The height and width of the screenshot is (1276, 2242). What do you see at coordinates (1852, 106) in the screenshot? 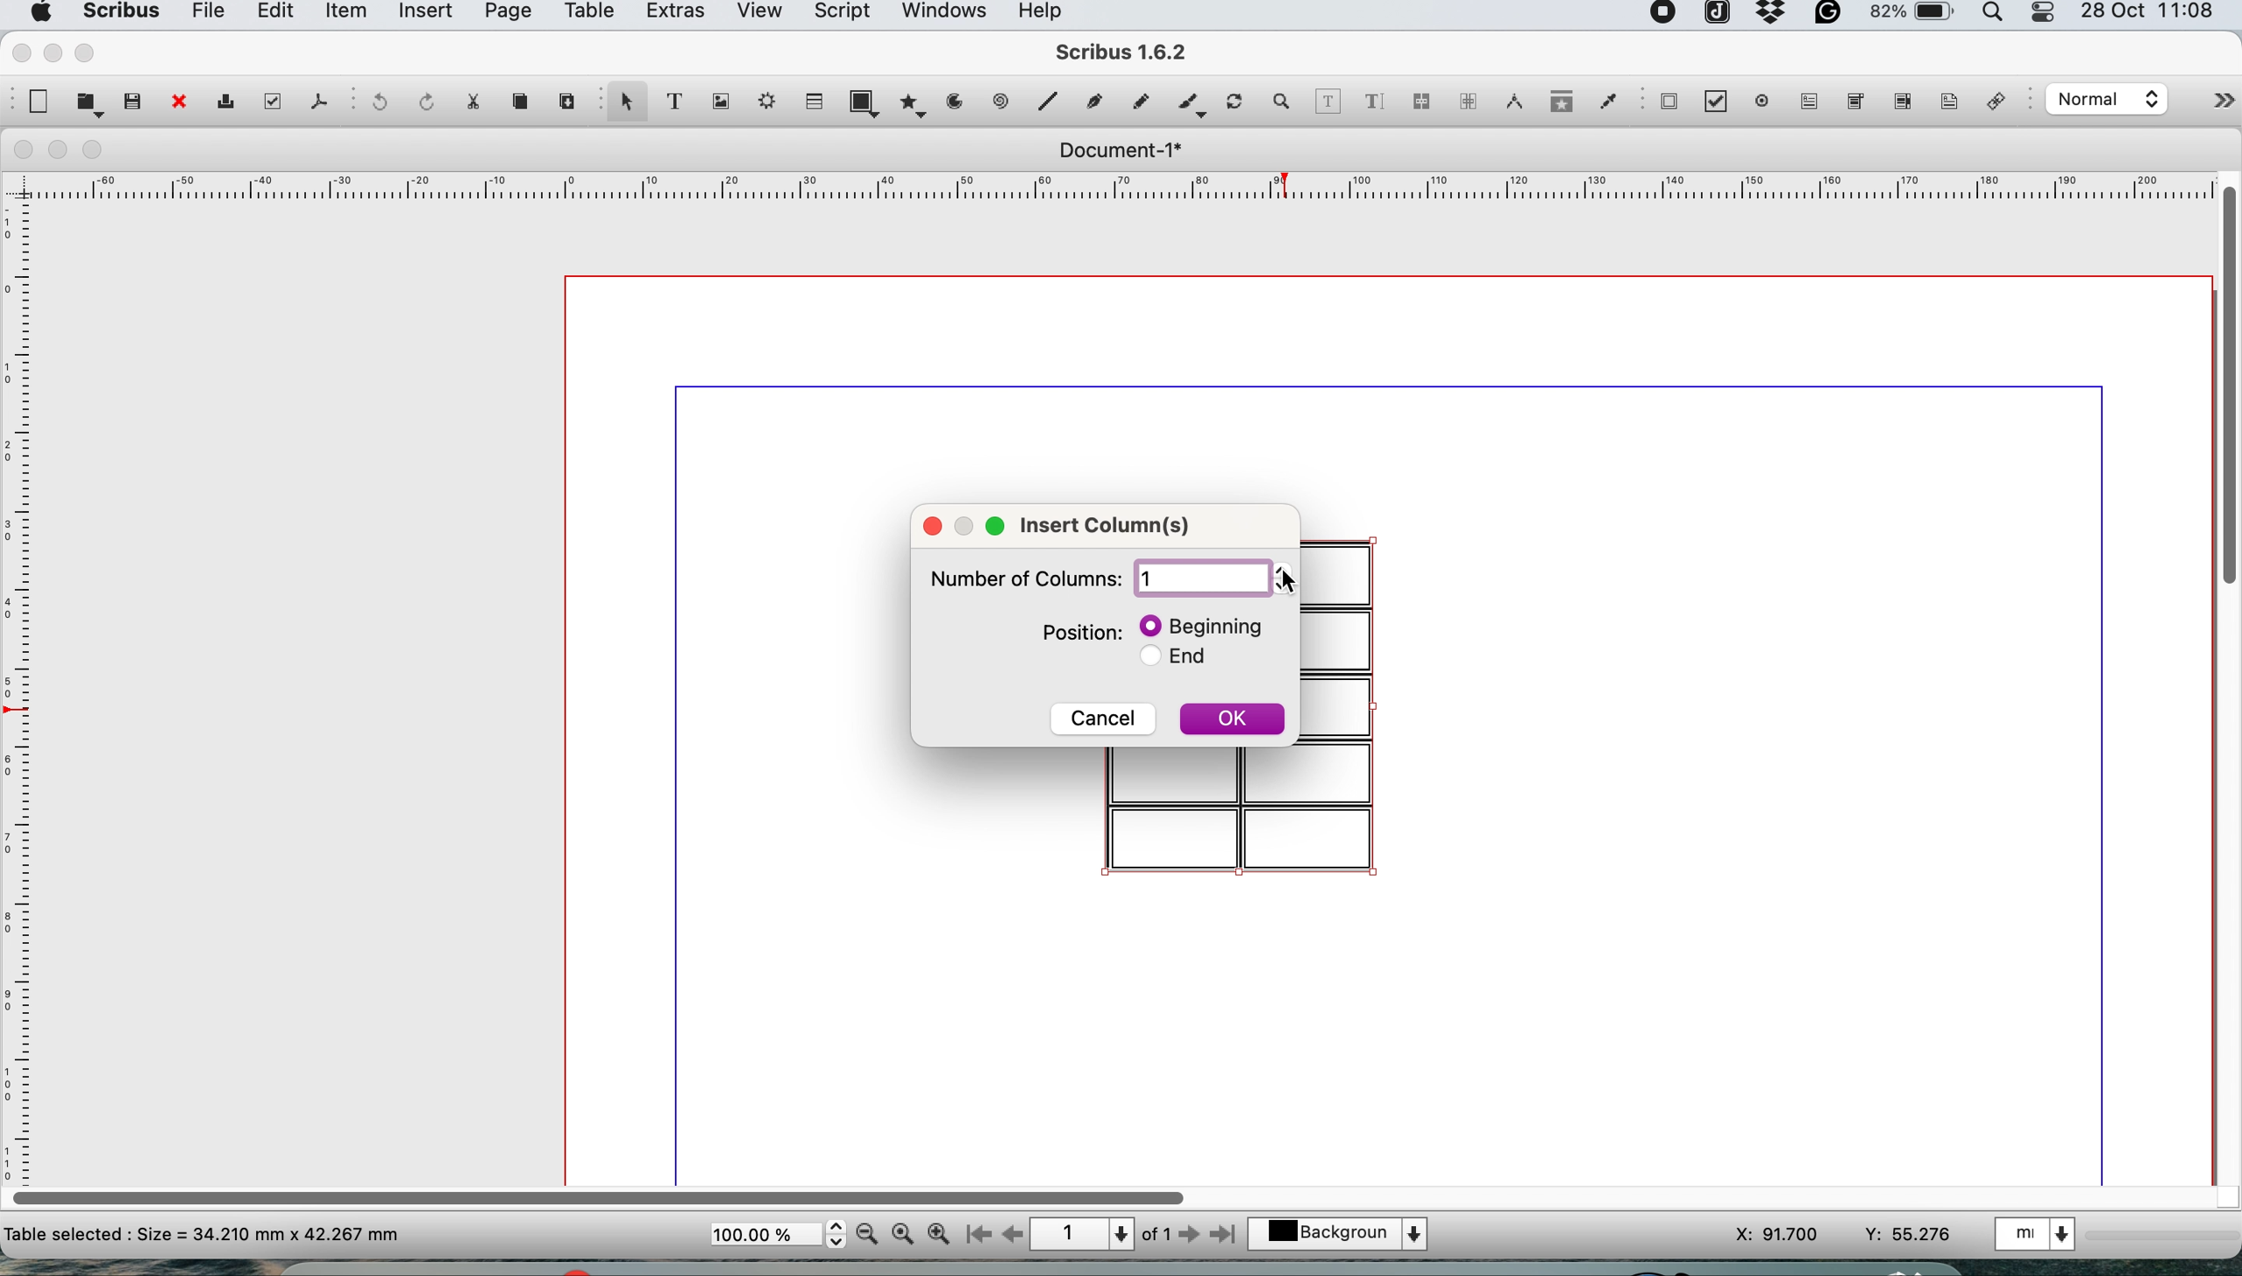
I see `pdf combo box` at bounding box center [1852, 106].